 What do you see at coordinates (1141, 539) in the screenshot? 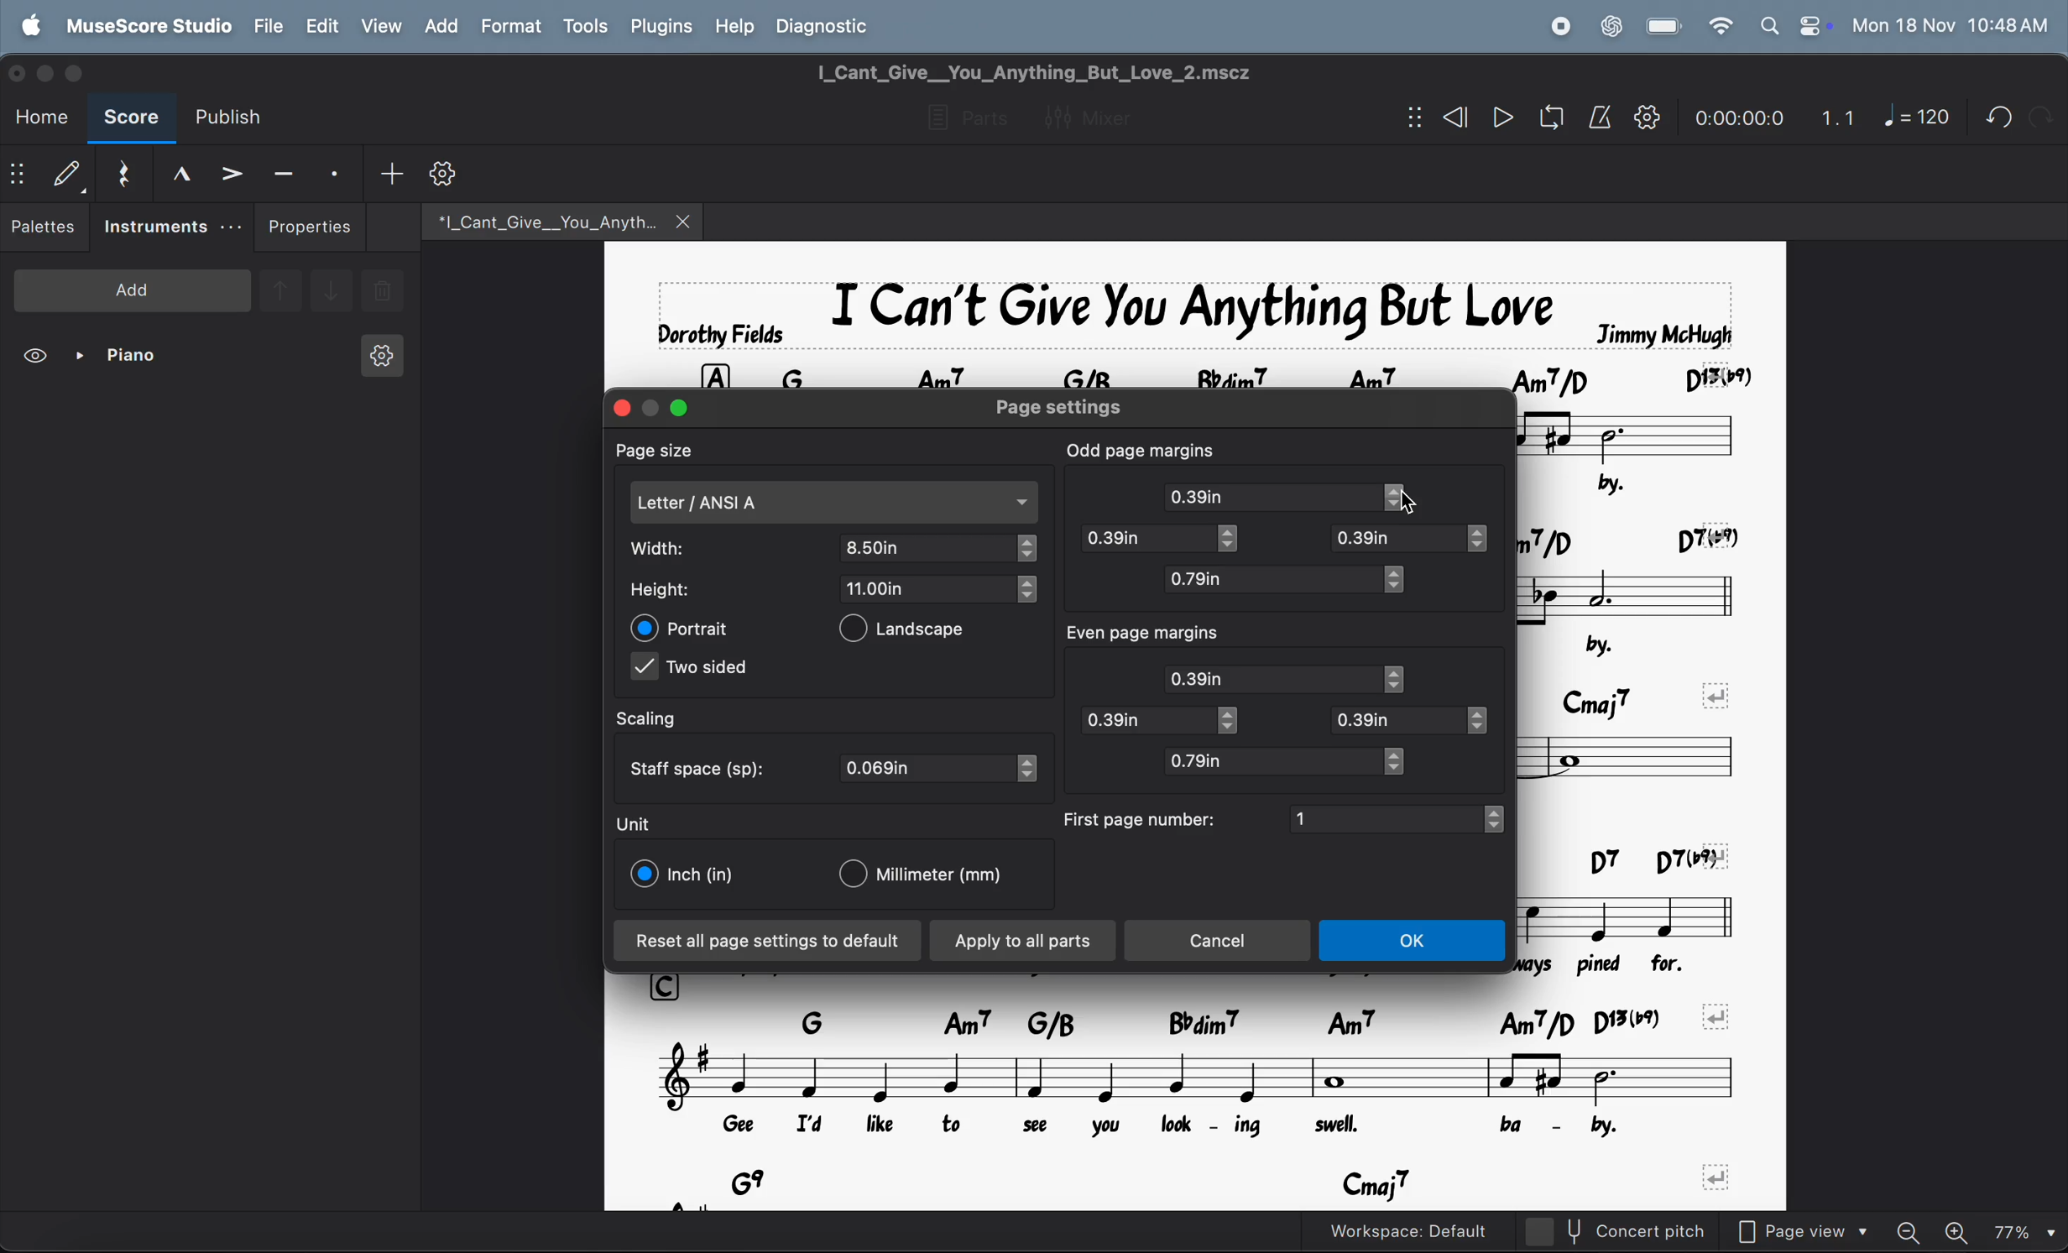
I see `0.39 in` at bounding box center [1141, 539].